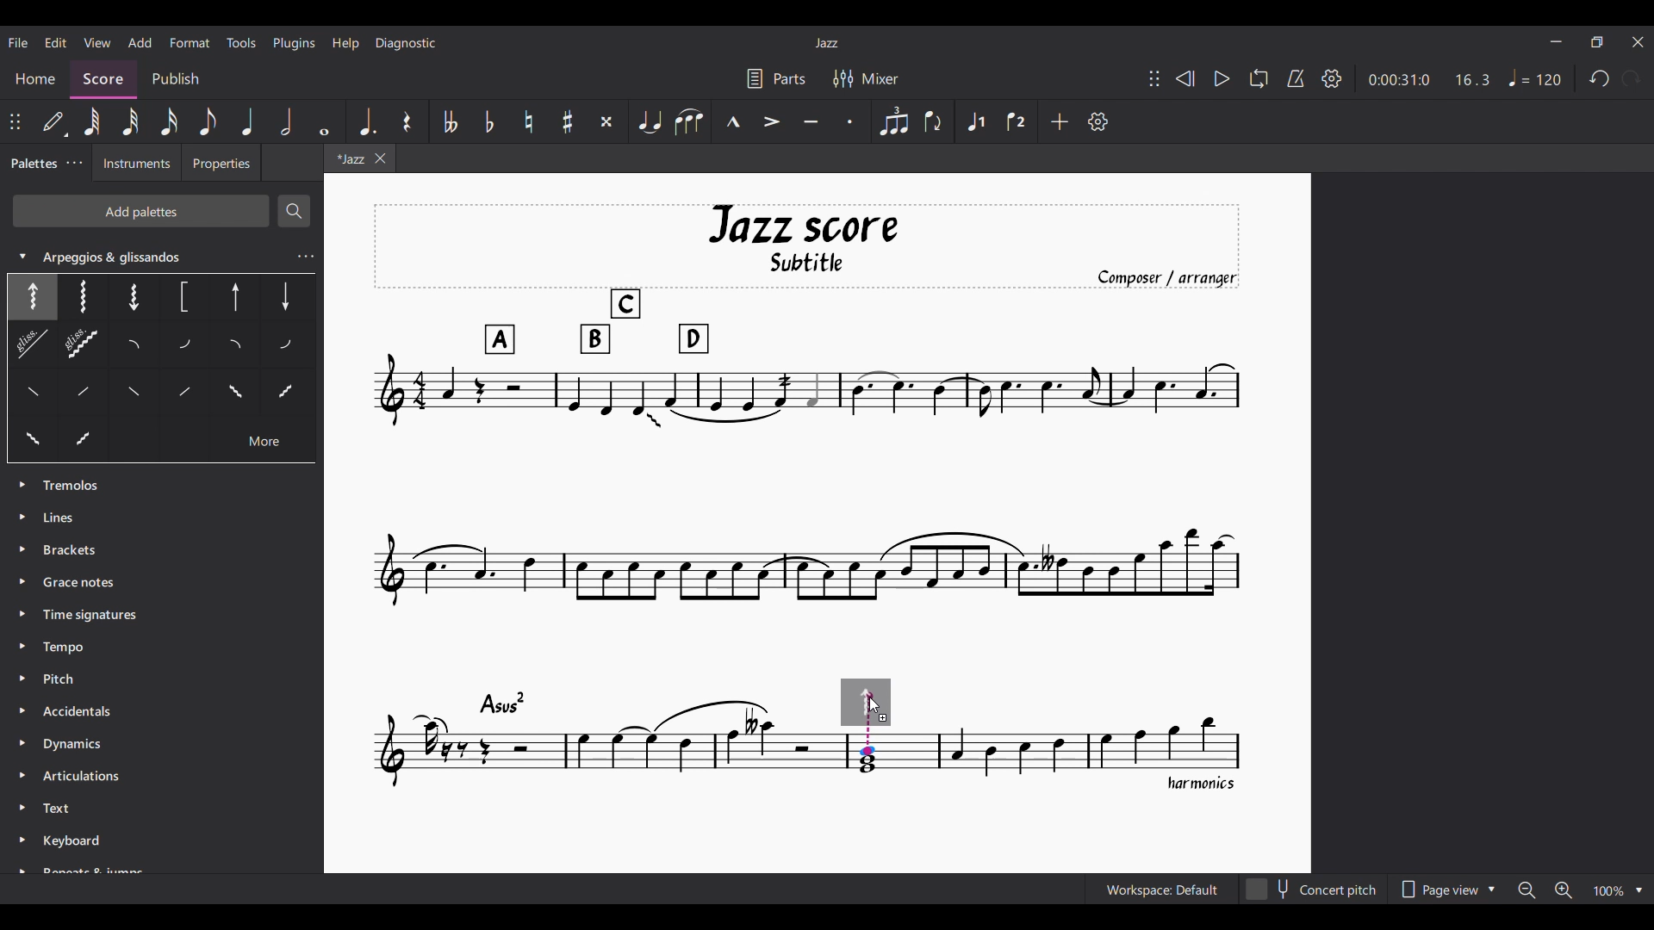  I want to click on Properties, so click(222, 162).